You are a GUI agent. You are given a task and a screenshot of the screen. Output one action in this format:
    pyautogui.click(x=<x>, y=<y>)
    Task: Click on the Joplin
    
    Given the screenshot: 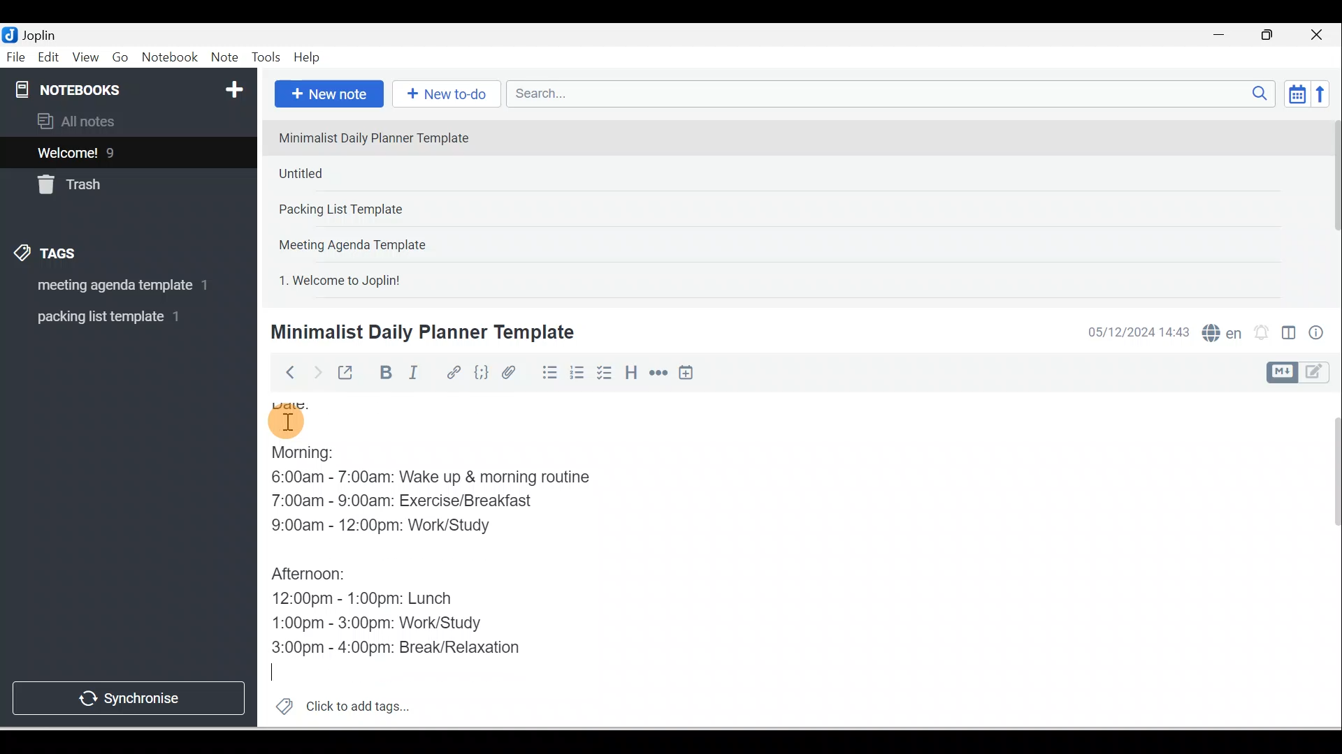 What is the action you would take?
    pyautogui.click(x=43, y=34)
    